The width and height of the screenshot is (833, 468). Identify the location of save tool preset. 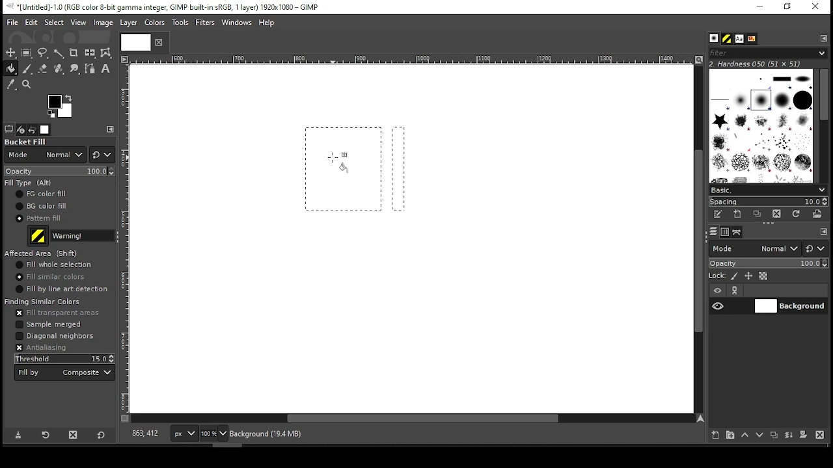
(20, 434).